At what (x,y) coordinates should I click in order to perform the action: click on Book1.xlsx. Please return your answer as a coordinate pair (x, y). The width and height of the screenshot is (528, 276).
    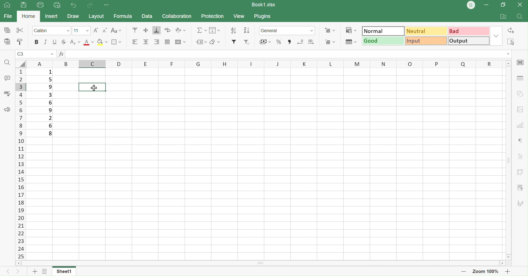
    Looking at the image, I should click on (263, 4).